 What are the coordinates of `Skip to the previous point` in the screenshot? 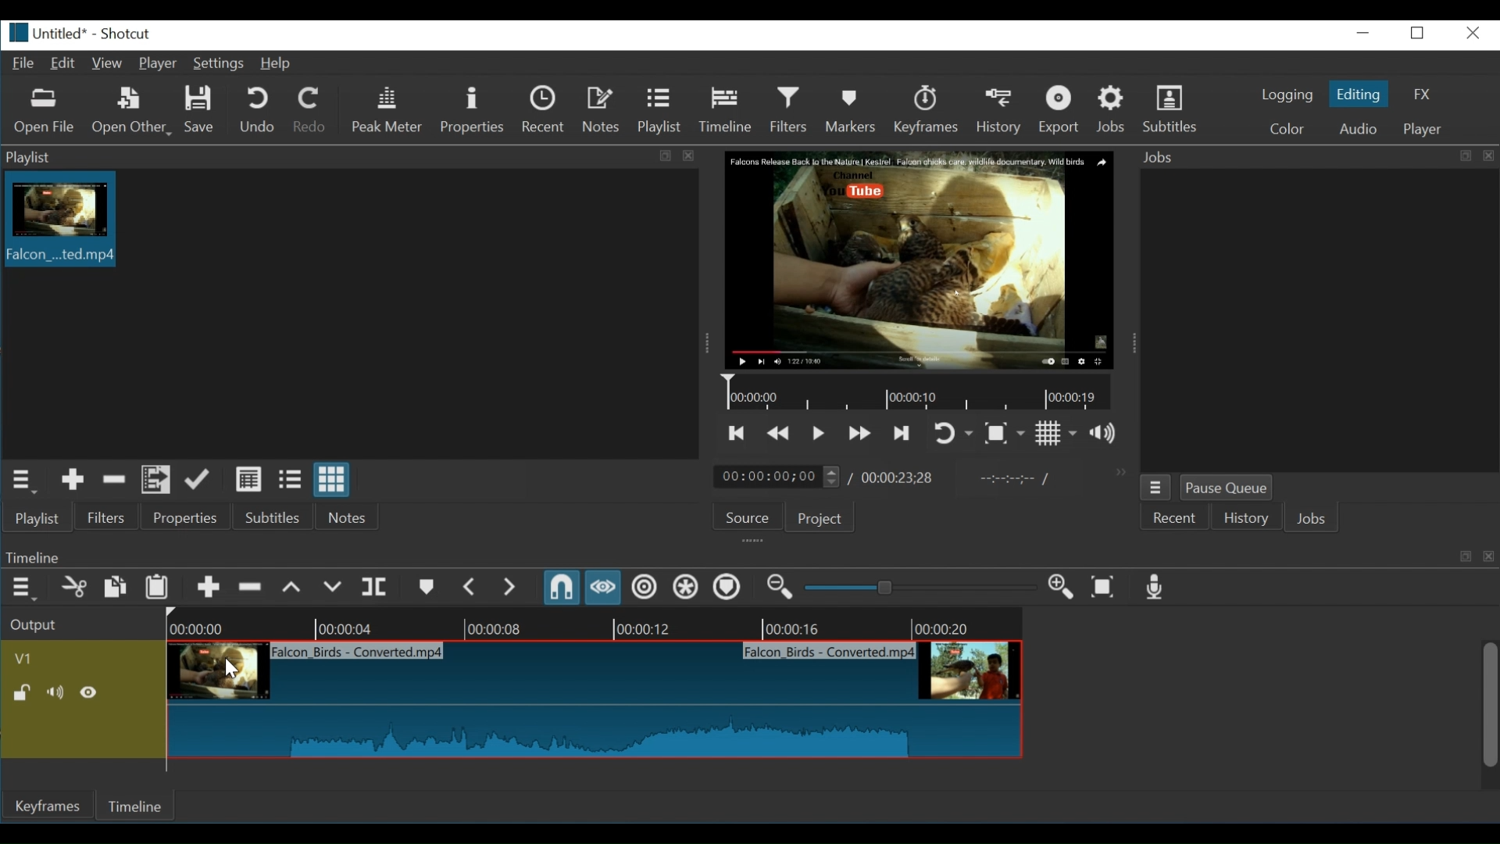 It's located at (737, 434).